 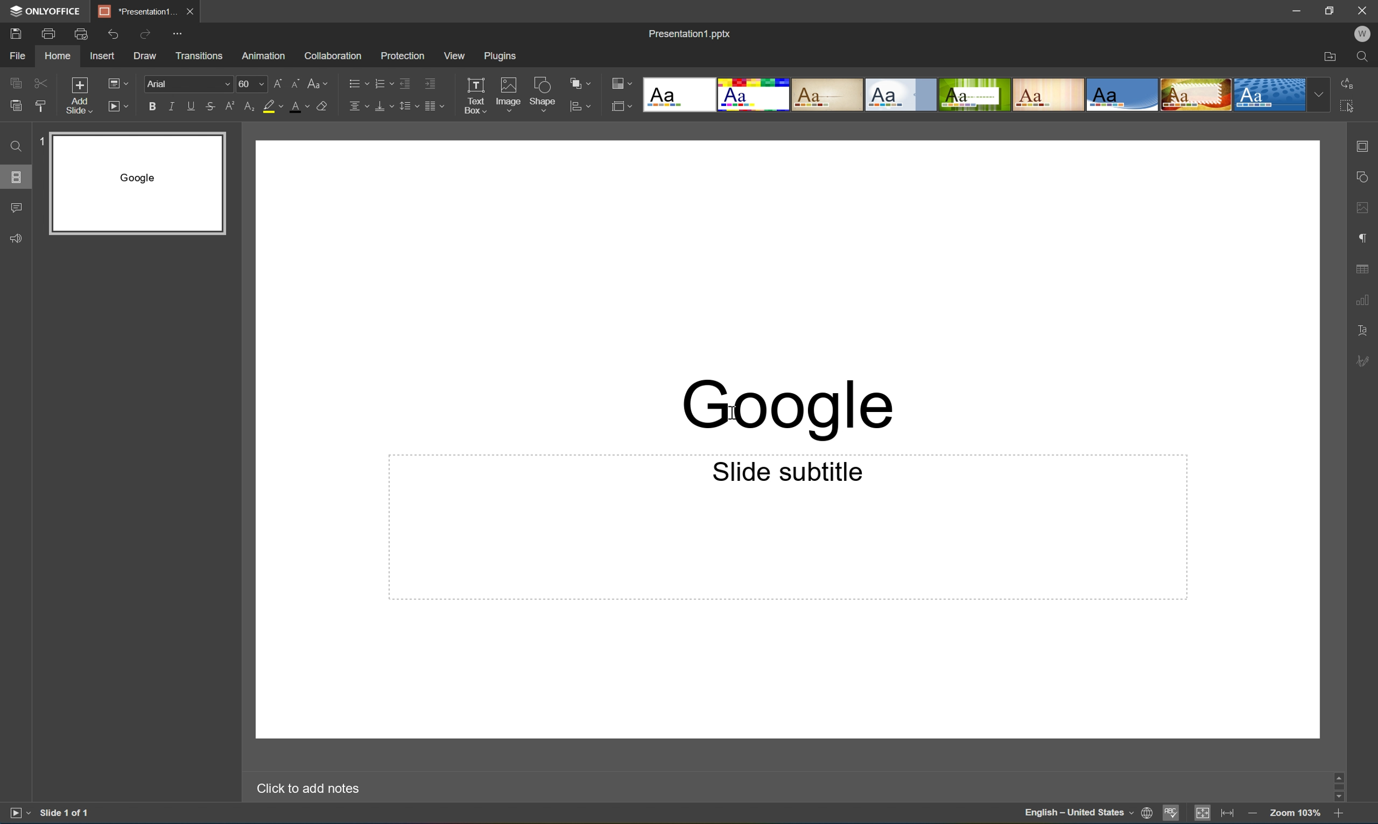 I want to click on Copy style, so click(x=43, y=107).